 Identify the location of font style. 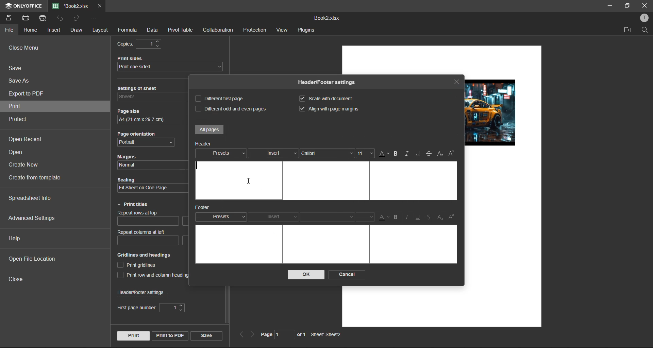
(330, 218).